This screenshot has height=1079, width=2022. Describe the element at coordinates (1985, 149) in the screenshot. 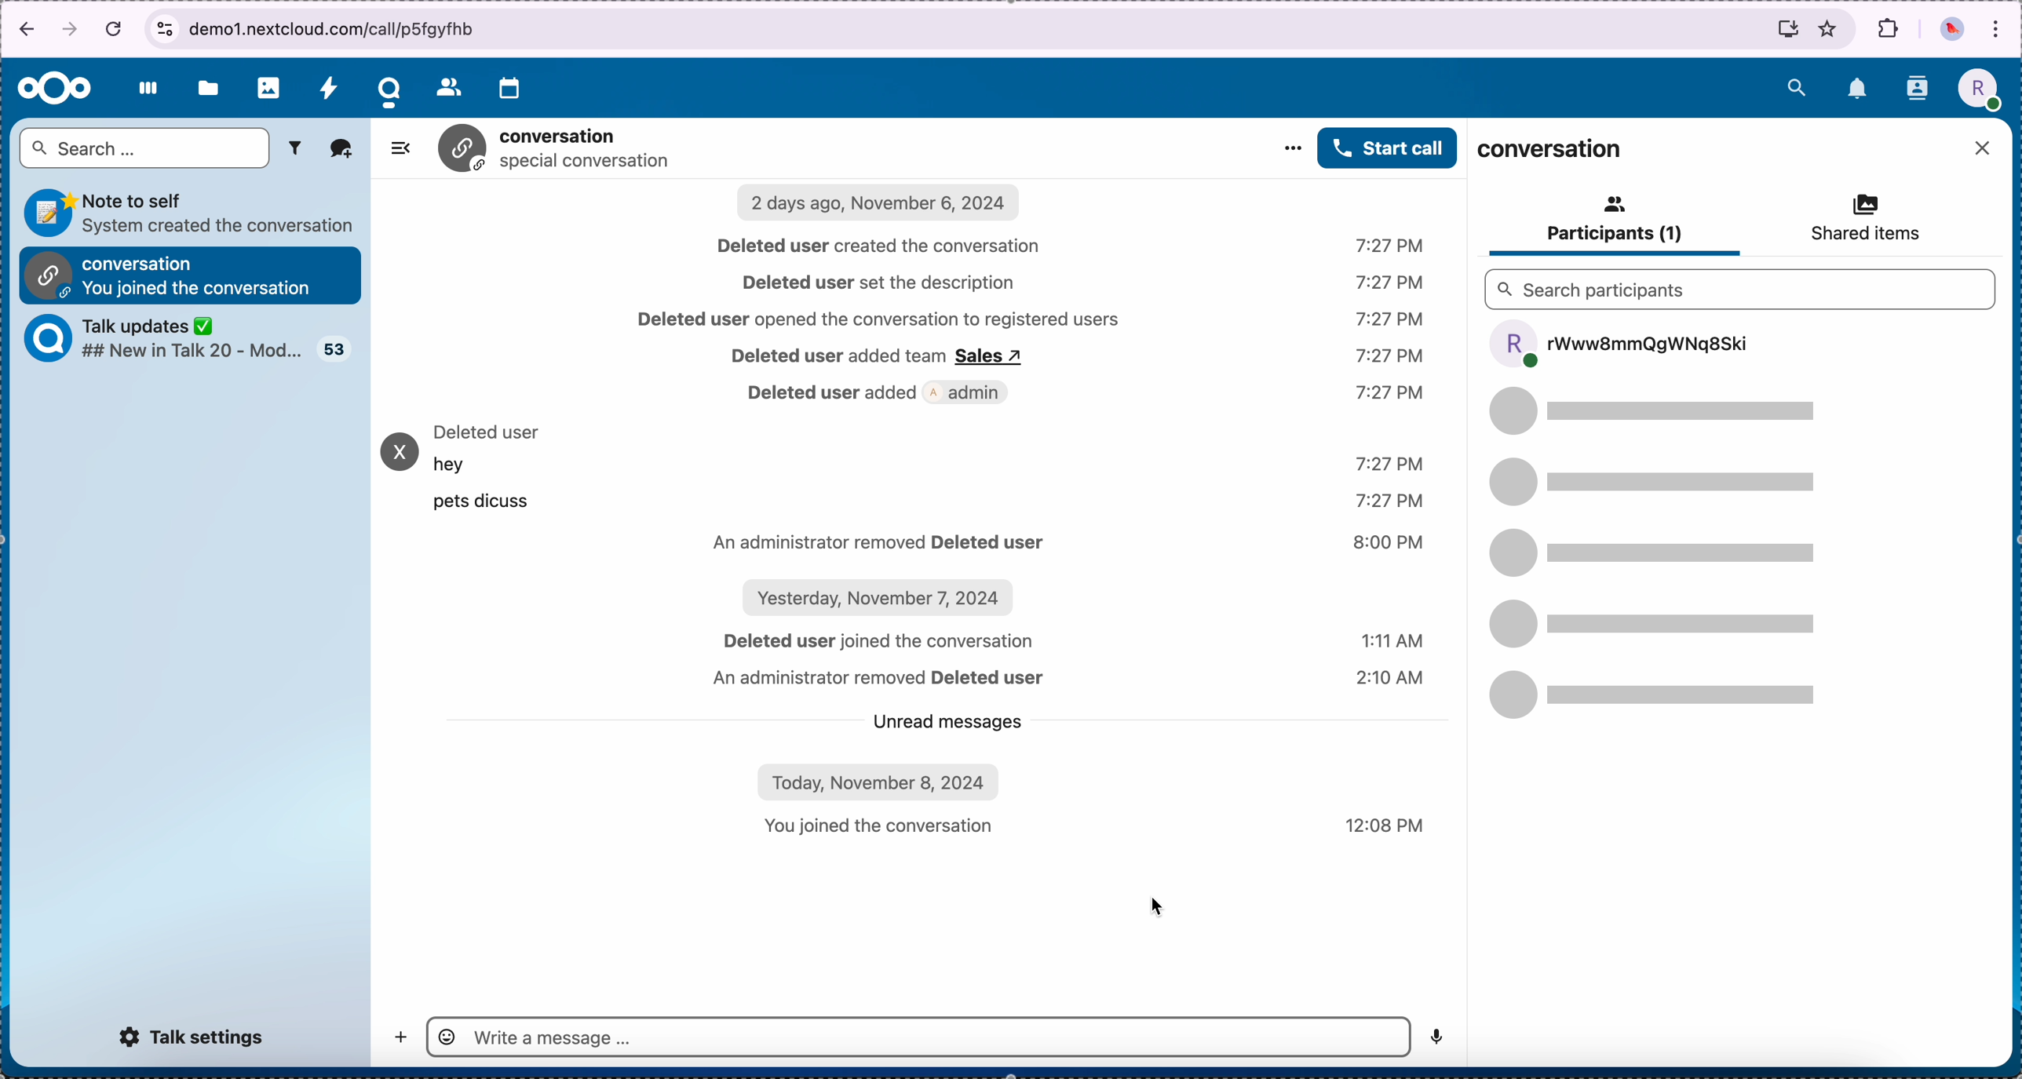

I see `close` at that location.